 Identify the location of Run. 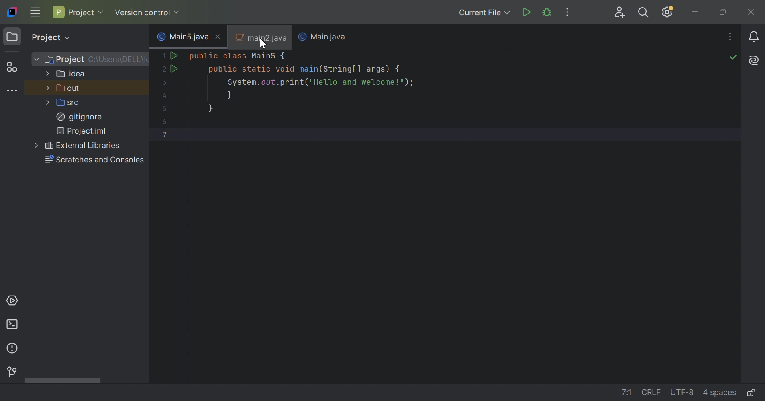
(176, 55).